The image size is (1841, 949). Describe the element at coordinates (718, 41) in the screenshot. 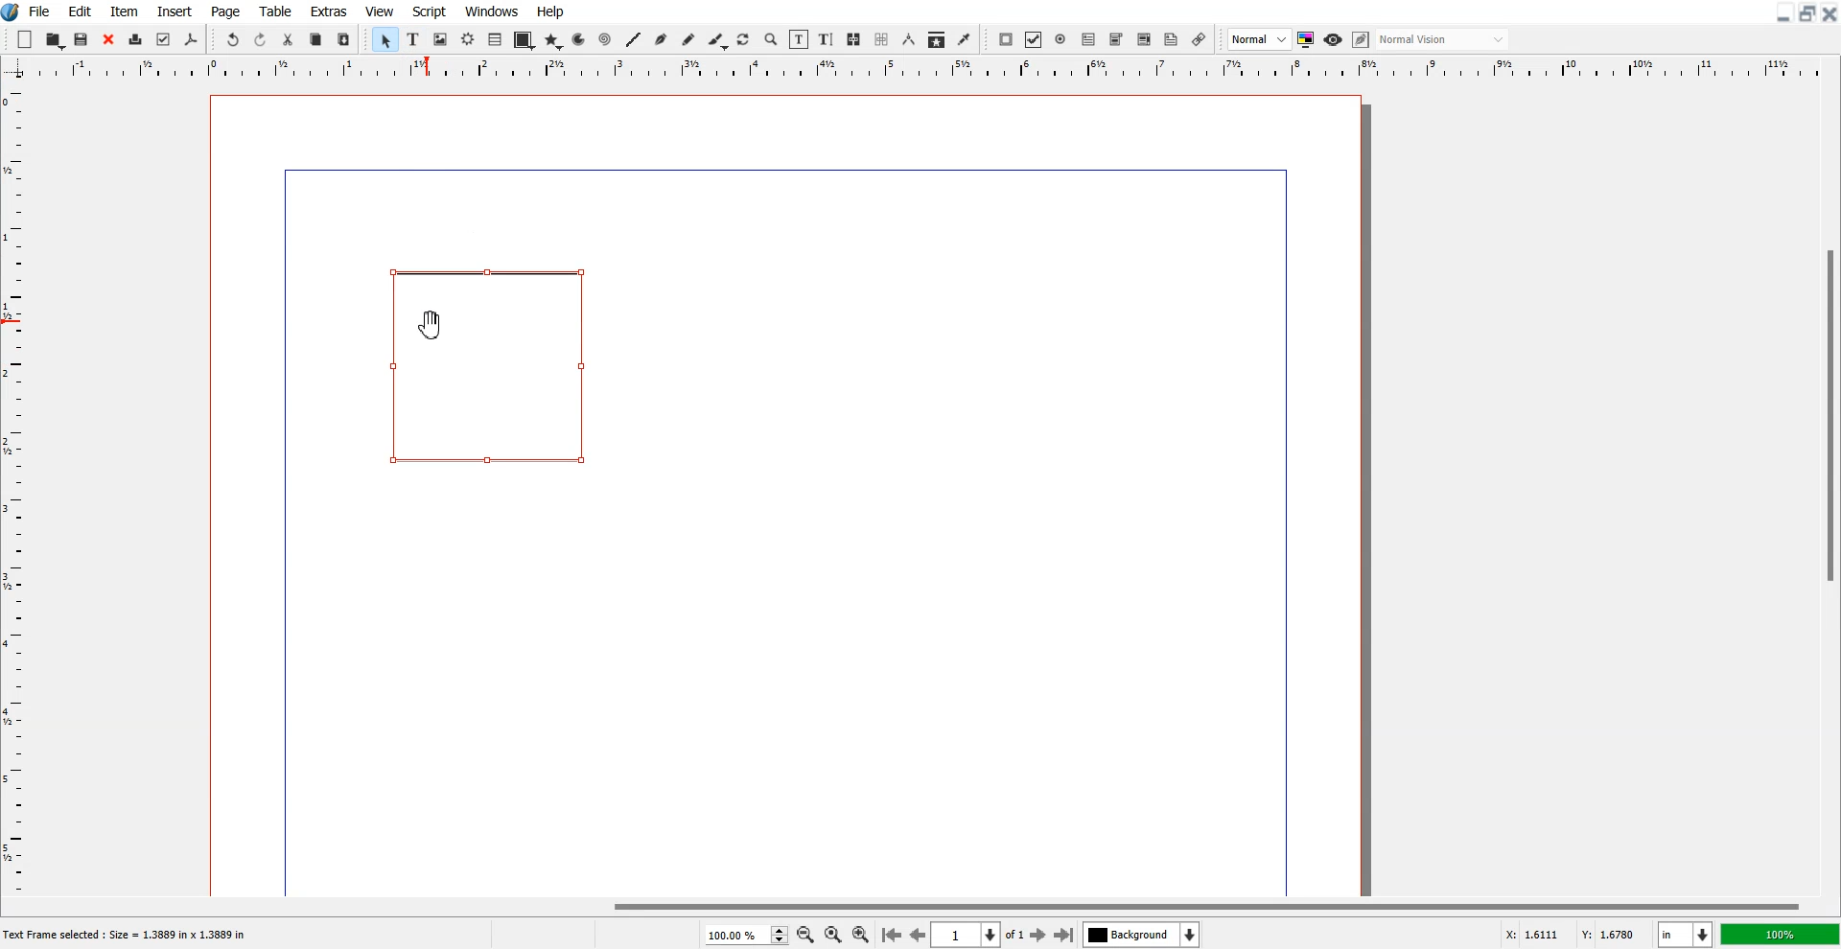

I see `Calligraphic line ` at that location.